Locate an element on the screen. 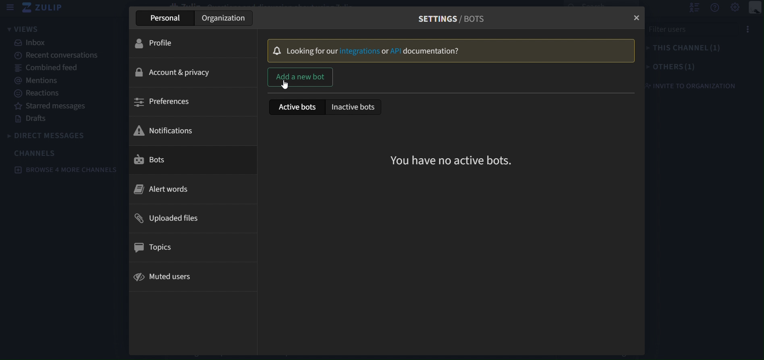 This screenshot has width=764, height=360. this channel(1) is located at coordinates (683, 50).